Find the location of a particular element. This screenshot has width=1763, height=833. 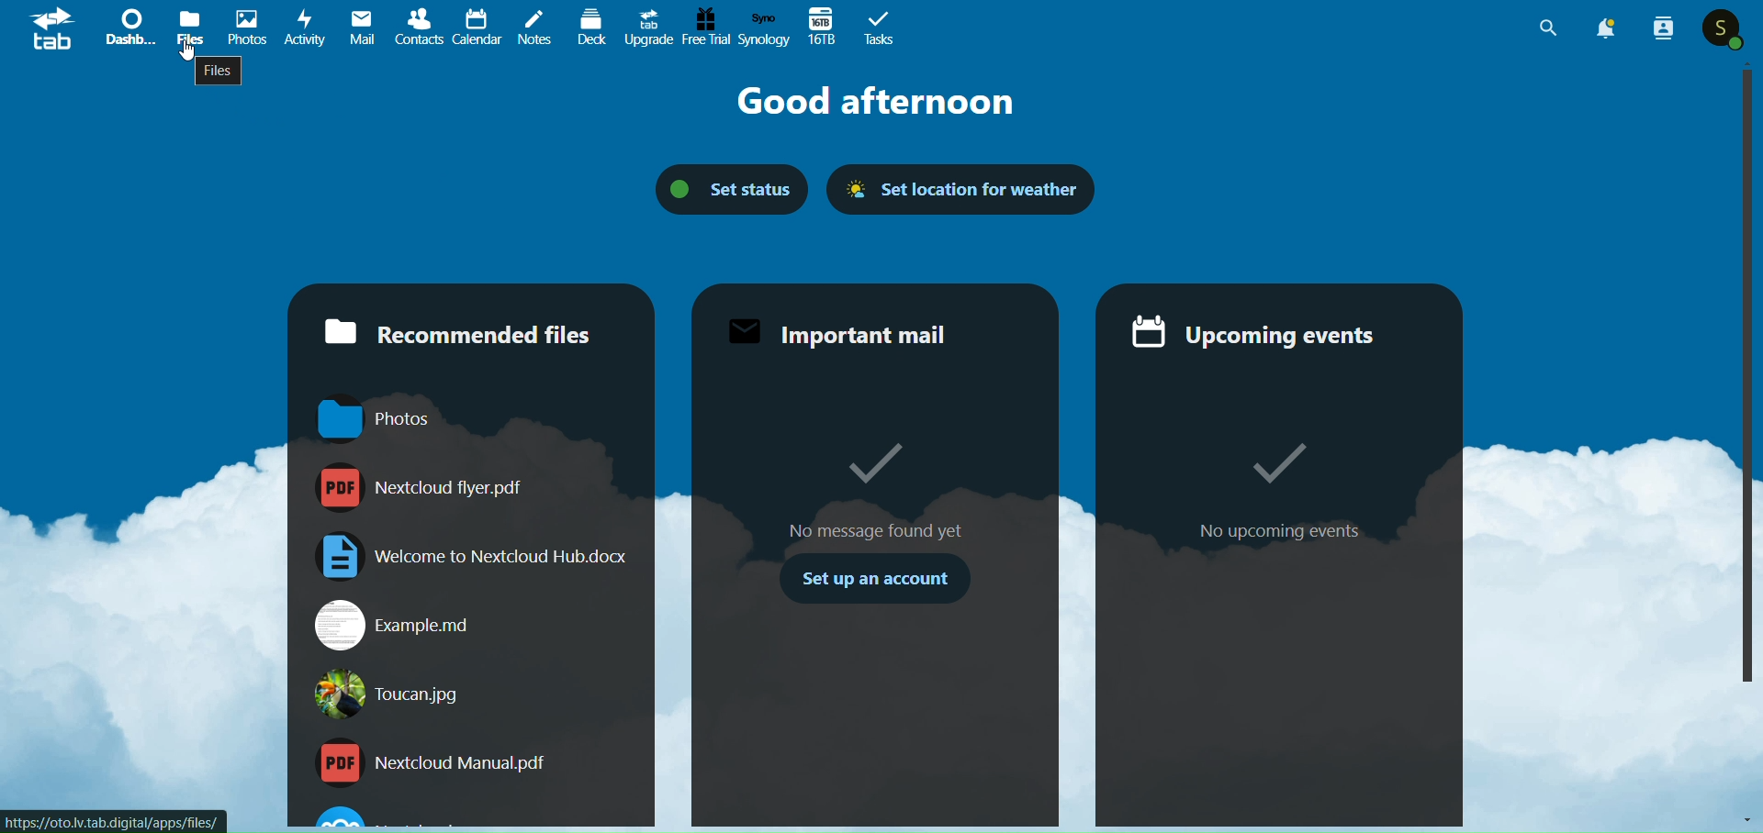

set up an account is located at coordinates (876, 579).